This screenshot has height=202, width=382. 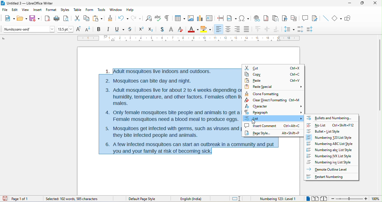 I want to click on form, so click(x=90, y=10).